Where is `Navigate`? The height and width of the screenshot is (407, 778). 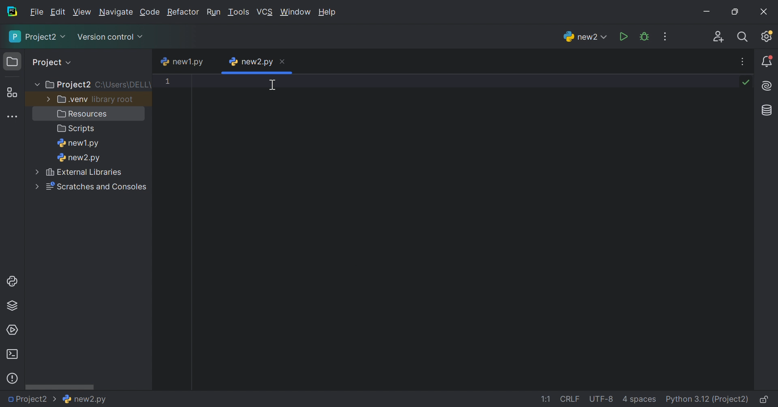 Navigate is located at coordinates (116, 12).